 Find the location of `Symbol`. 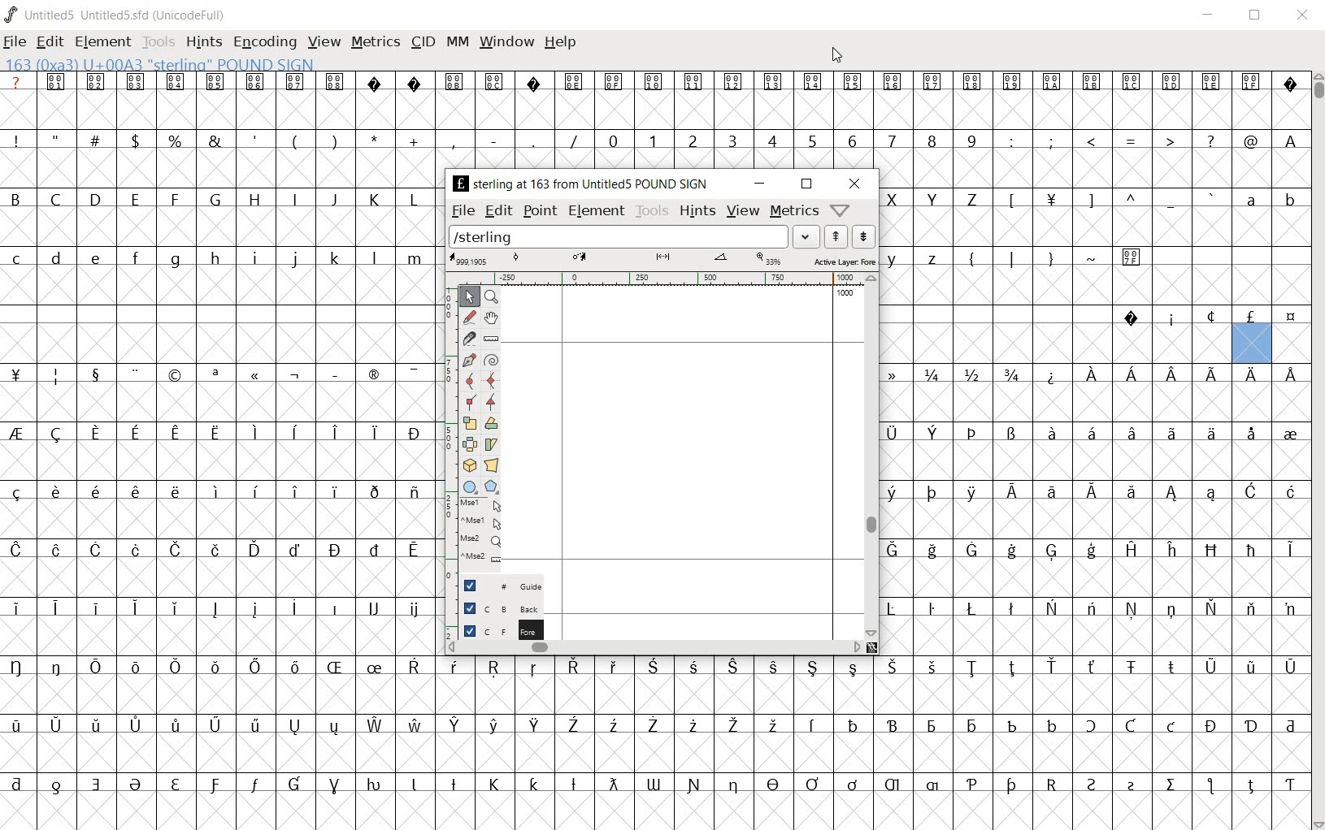

Symbol is located at coordinates (1210, 317).